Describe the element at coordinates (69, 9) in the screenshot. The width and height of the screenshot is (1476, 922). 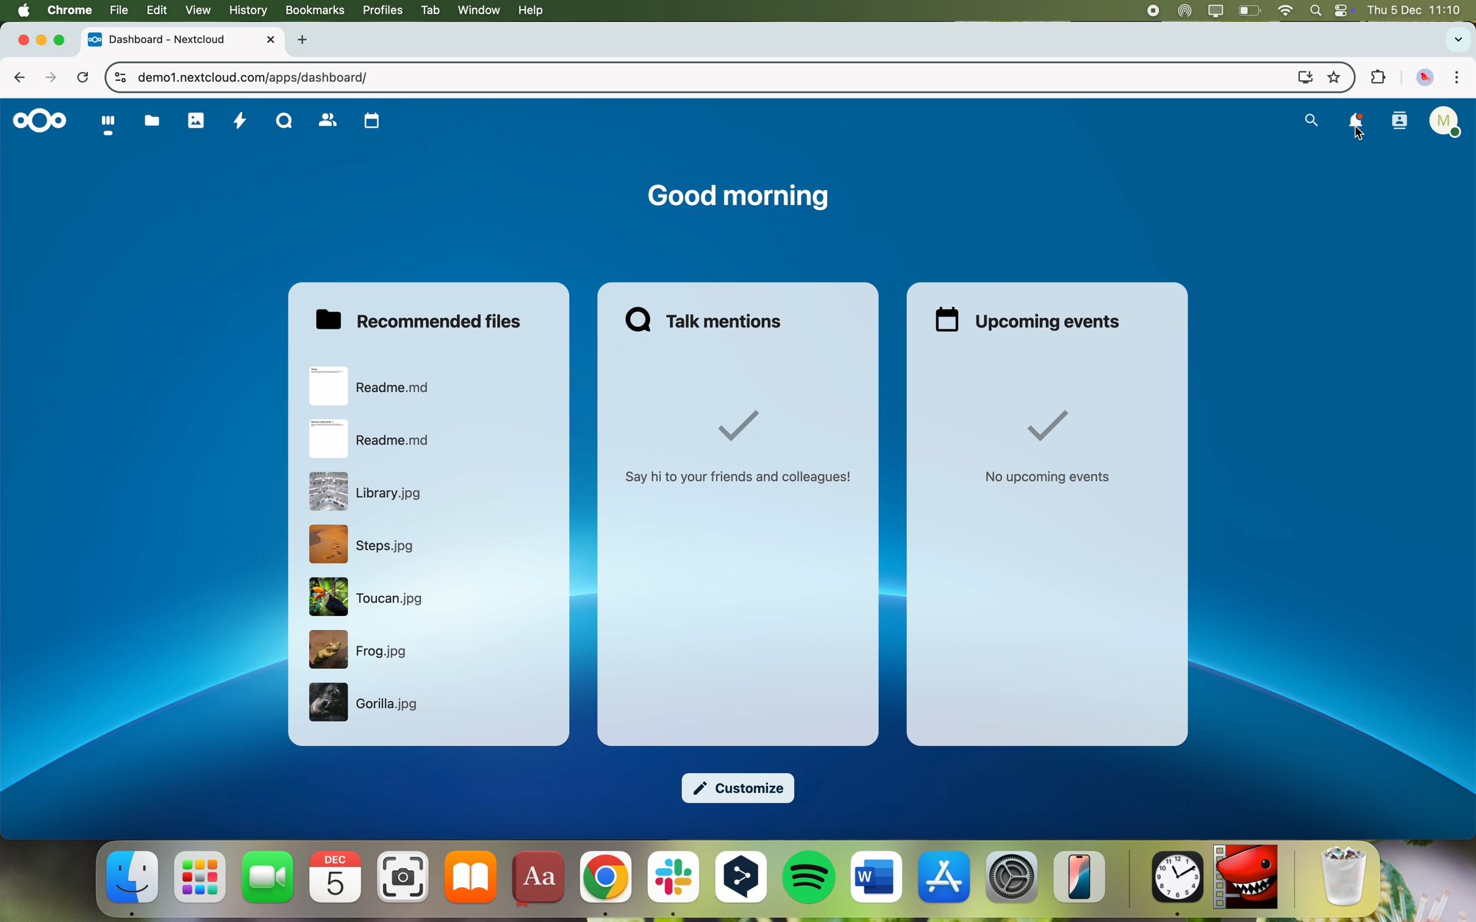
I see `Chrome` at that location.